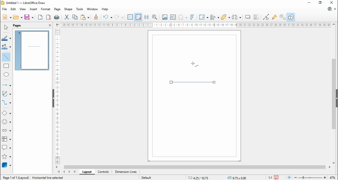 This screenshot has height=180, width=338. What do you see at coordinates (195, 25) in the screenshot?
I see `Scale` at bounding box center [195, 25].